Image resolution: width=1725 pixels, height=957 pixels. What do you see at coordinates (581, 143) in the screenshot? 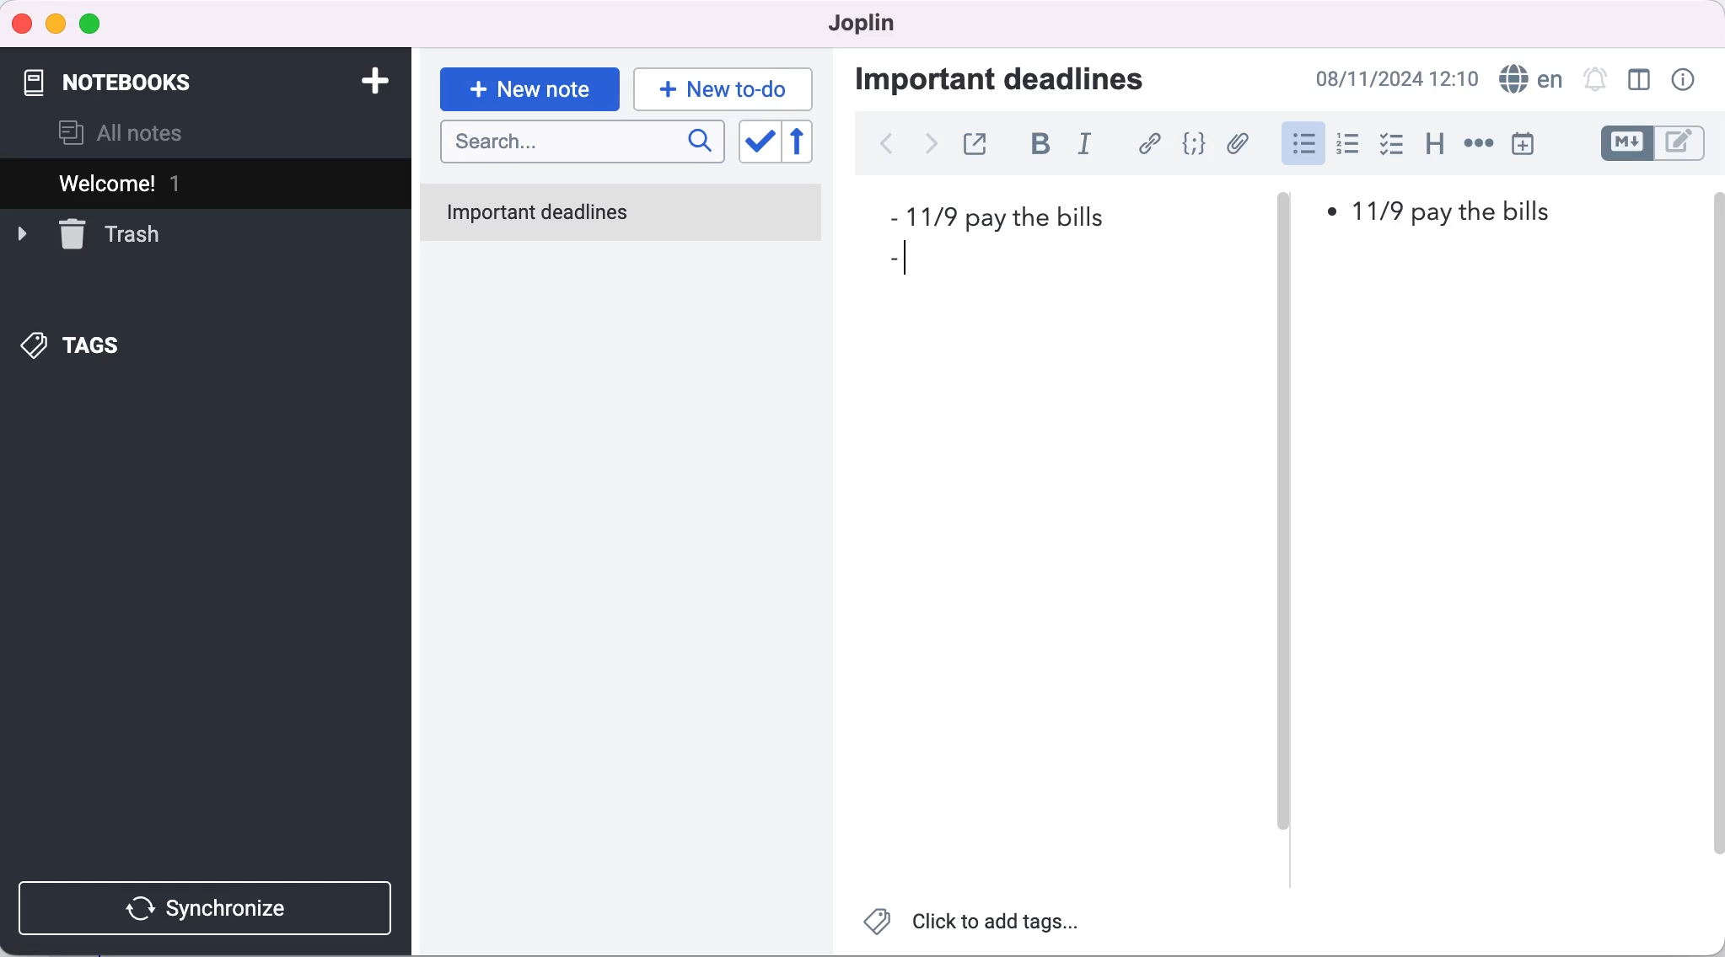
I see `search` at bounding box center [581, 143].